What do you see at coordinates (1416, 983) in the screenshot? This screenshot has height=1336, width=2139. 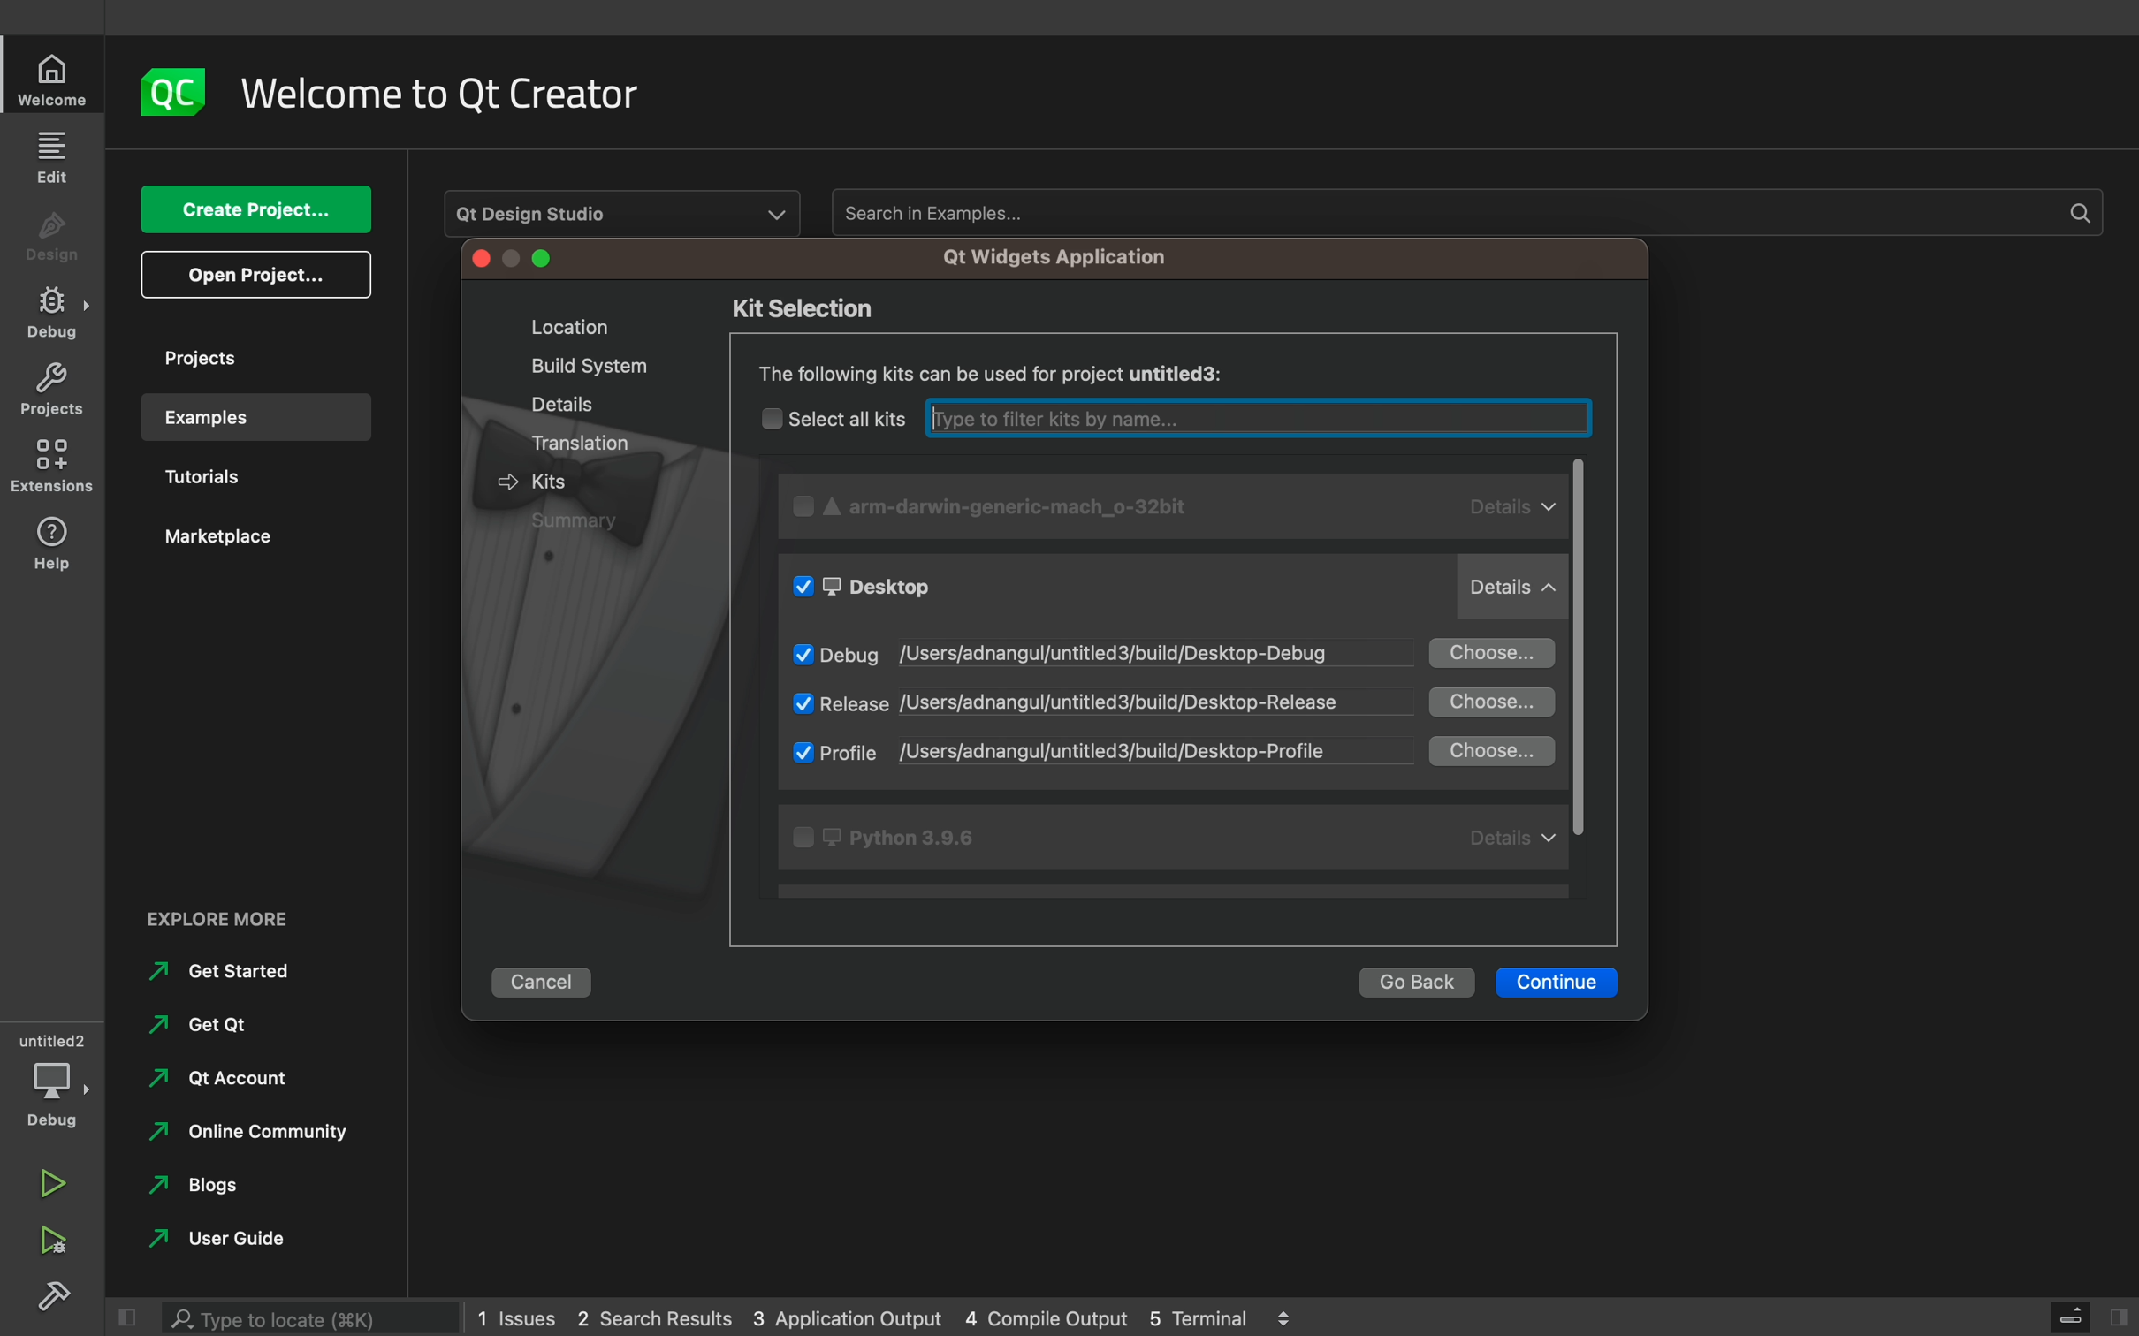 I see `go back` at bounding box center [1416, 983].